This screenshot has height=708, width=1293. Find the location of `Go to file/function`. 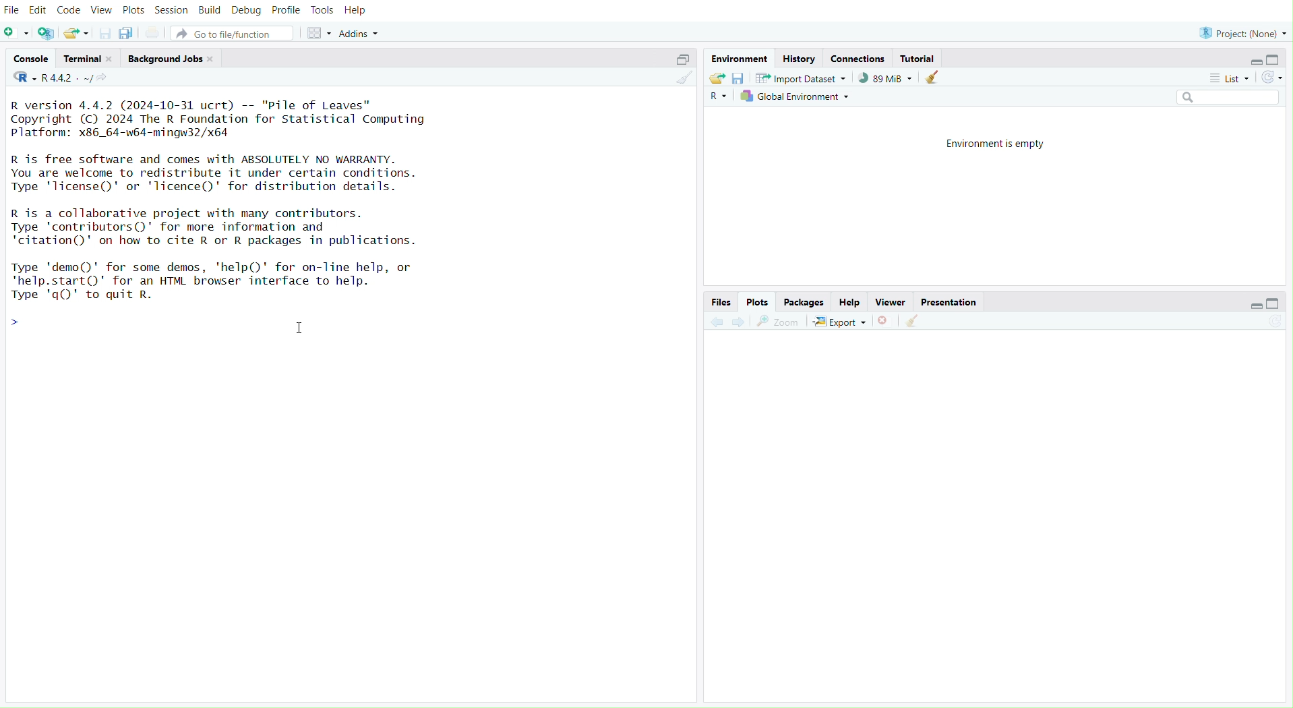

Go to file/function is located at coordinates (237, 32).